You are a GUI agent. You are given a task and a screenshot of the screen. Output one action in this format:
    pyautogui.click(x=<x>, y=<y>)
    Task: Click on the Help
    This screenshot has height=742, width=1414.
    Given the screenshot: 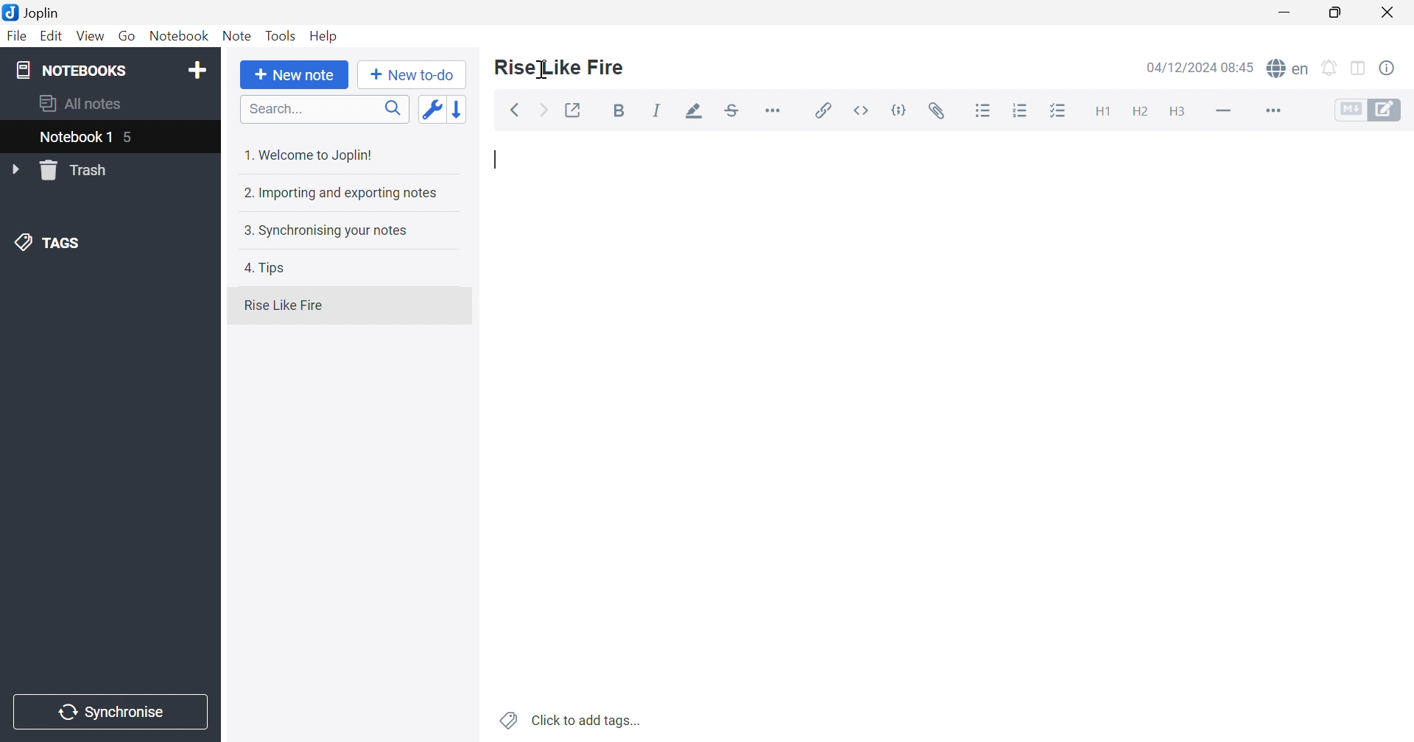 What is the action you would take?
    pyautogui.click(x=322, y=35)
    